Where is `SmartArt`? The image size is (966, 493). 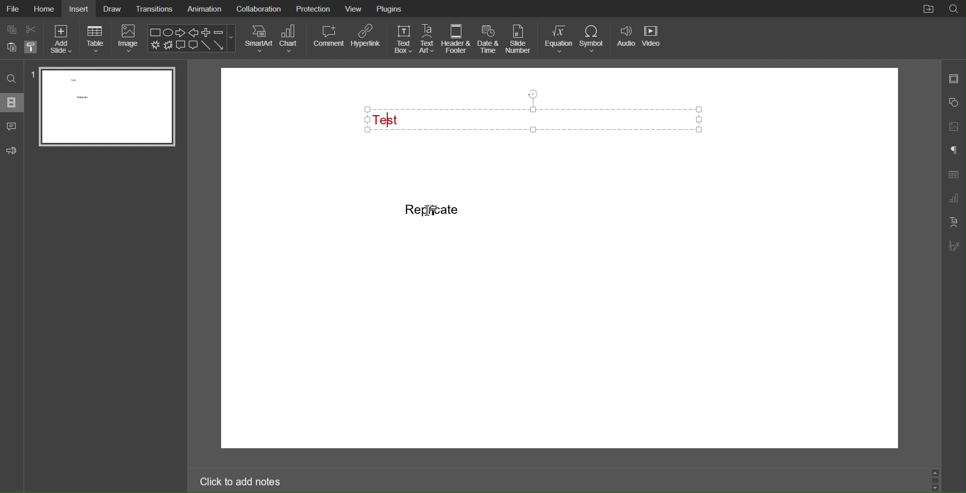
SmartArt is located at coordinates (258, 39).